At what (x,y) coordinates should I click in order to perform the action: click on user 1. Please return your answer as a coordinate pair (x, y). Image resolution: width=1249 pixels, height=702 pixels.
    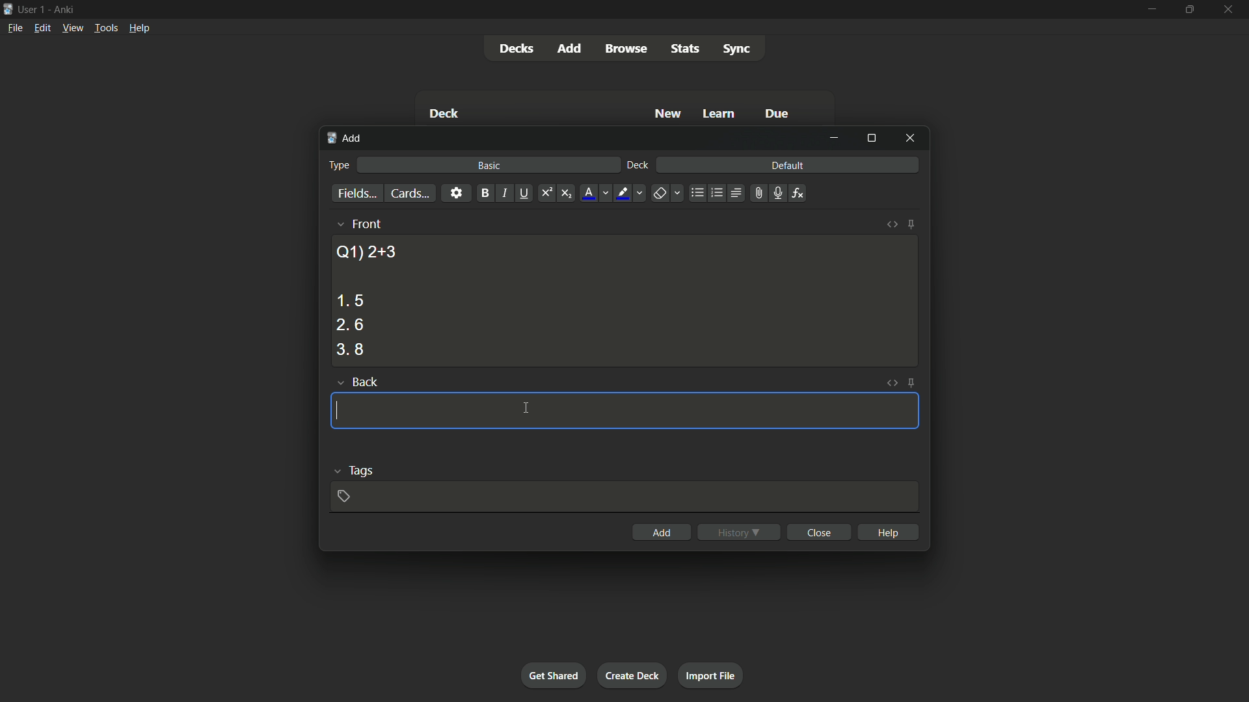
    Looking at the image, I should click on (32, 7).